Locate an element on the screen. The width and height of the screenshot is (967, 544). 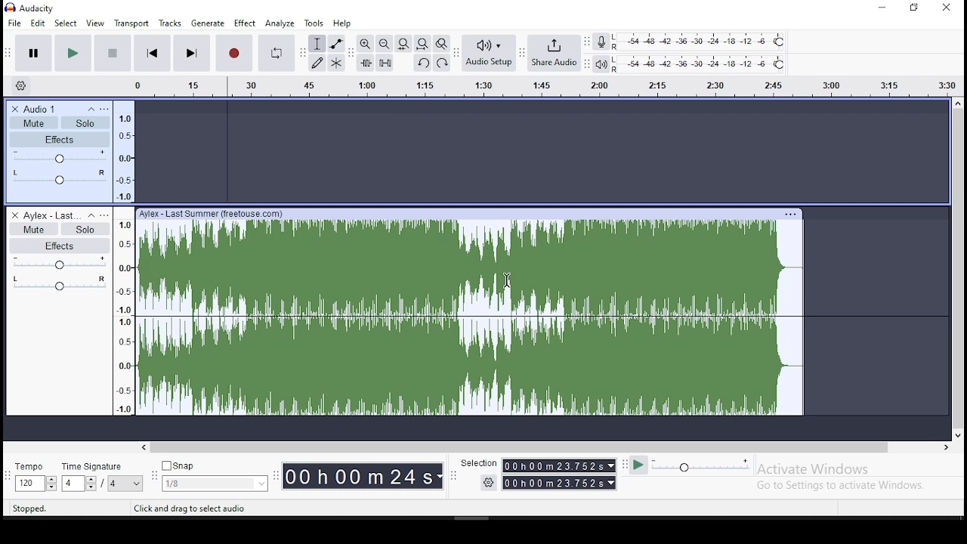
effects is located at coordinates (63, 140).